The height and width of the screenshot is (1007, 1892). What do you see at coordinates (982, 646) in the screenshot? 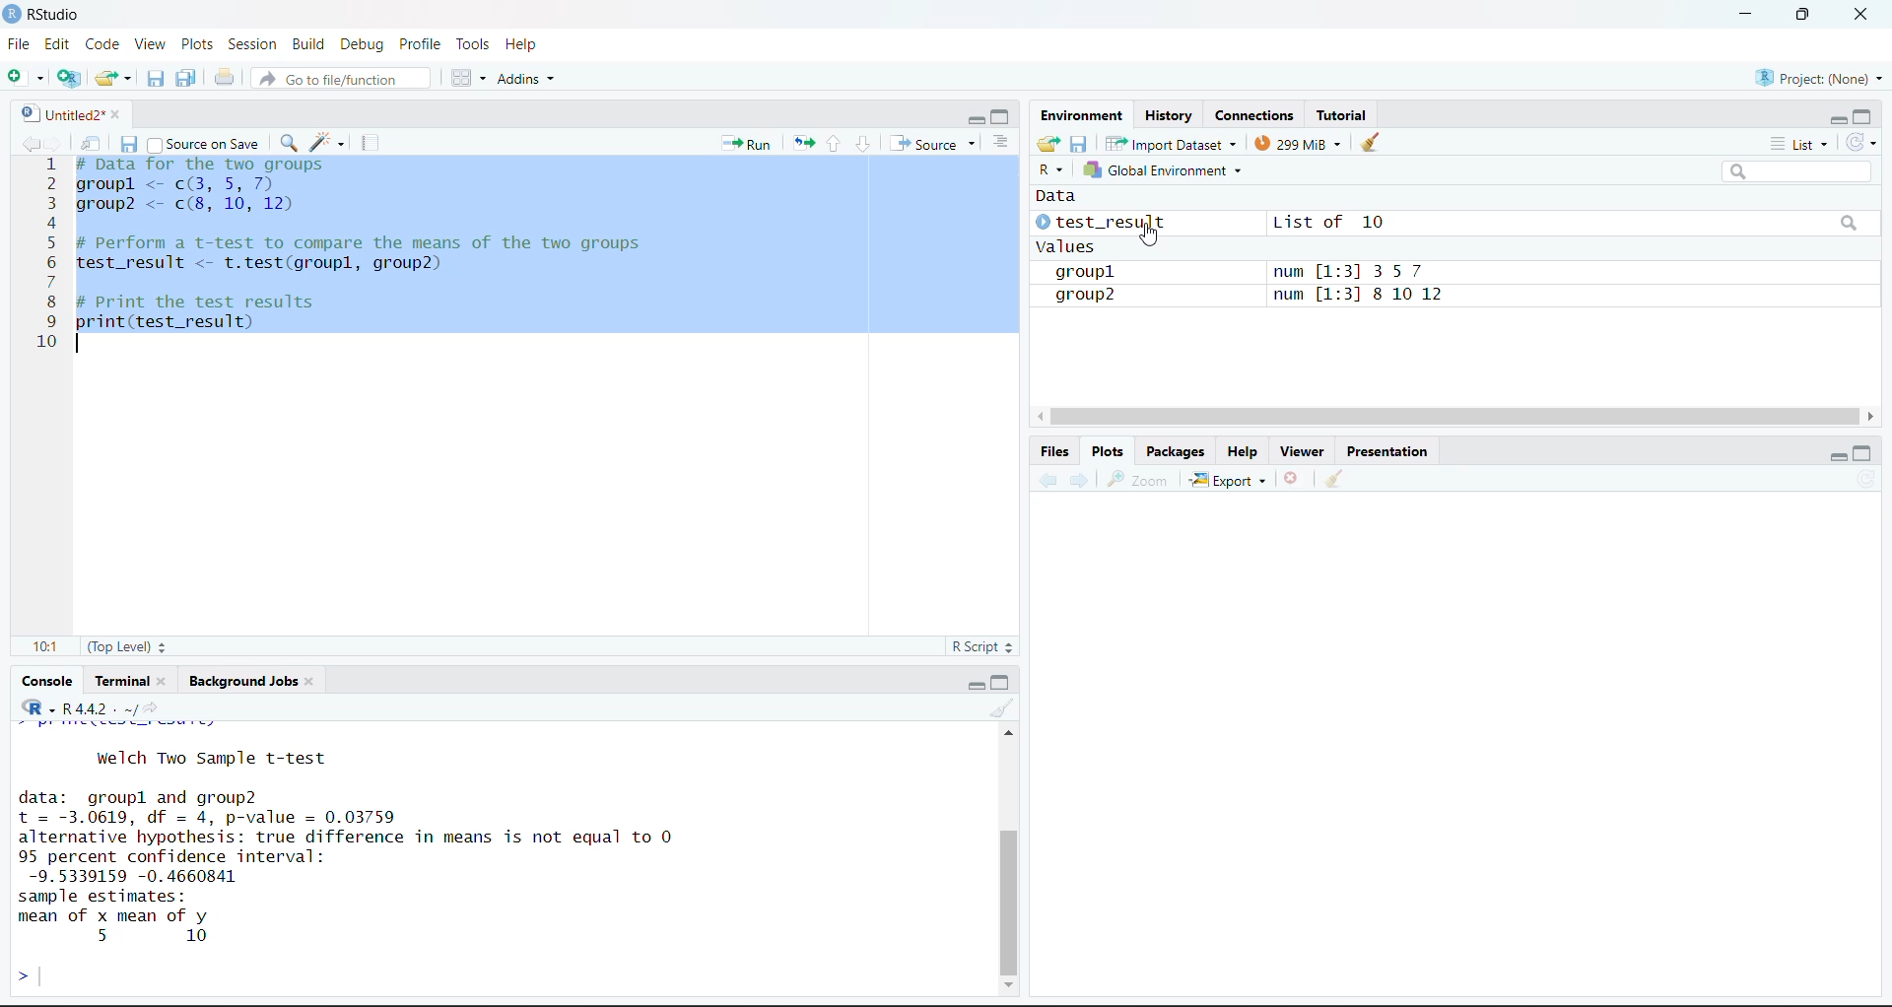
I see `R script` at bounding box center [982, 646].